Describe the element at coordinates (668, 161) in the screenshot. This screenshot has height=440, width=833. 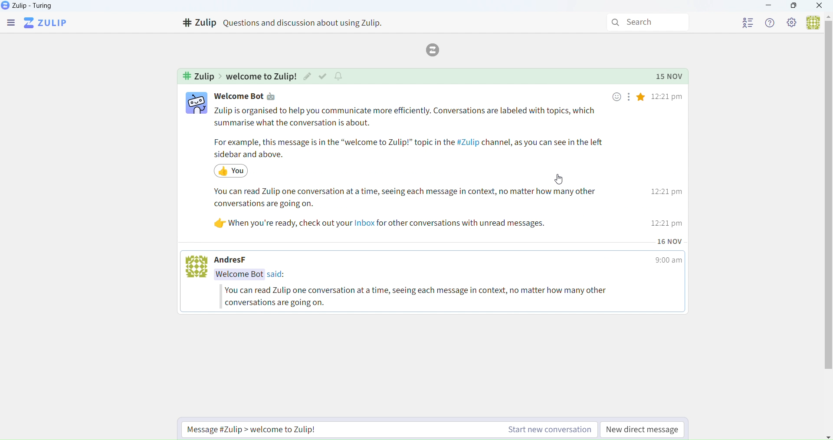
I see `time` at that location.